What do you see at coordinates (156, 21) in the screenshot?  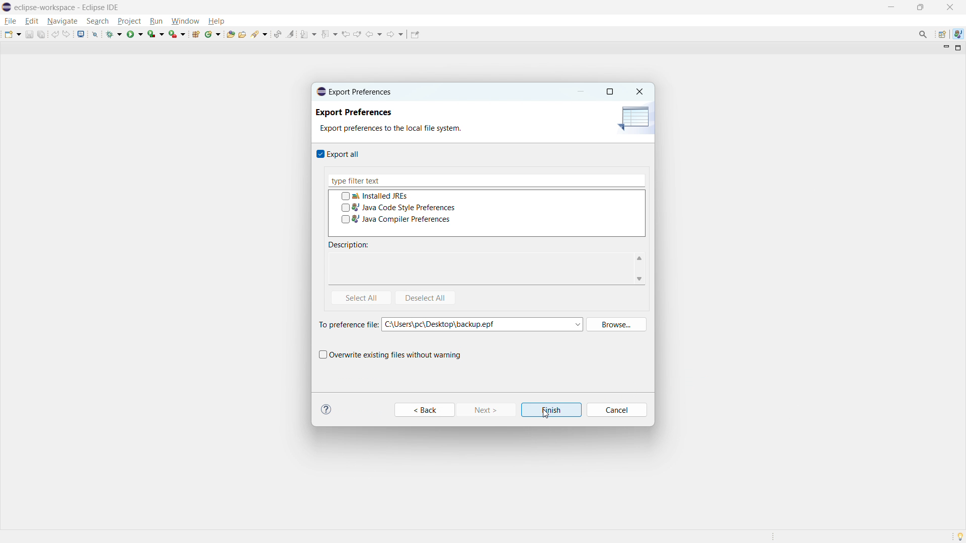 I see `run` at bounding box center [156, 21].